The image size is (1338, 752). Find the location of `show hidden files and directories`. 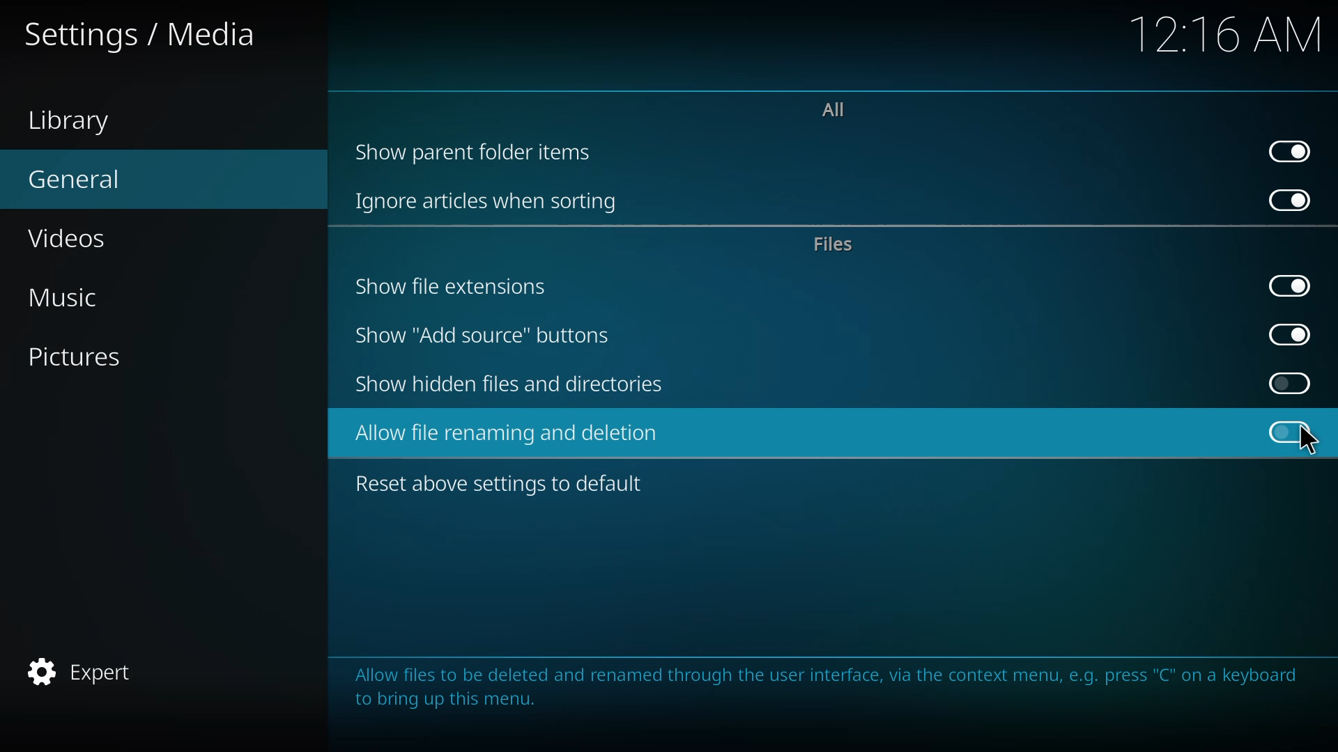

show hidden files and directories is located at coordinates (512, 384).